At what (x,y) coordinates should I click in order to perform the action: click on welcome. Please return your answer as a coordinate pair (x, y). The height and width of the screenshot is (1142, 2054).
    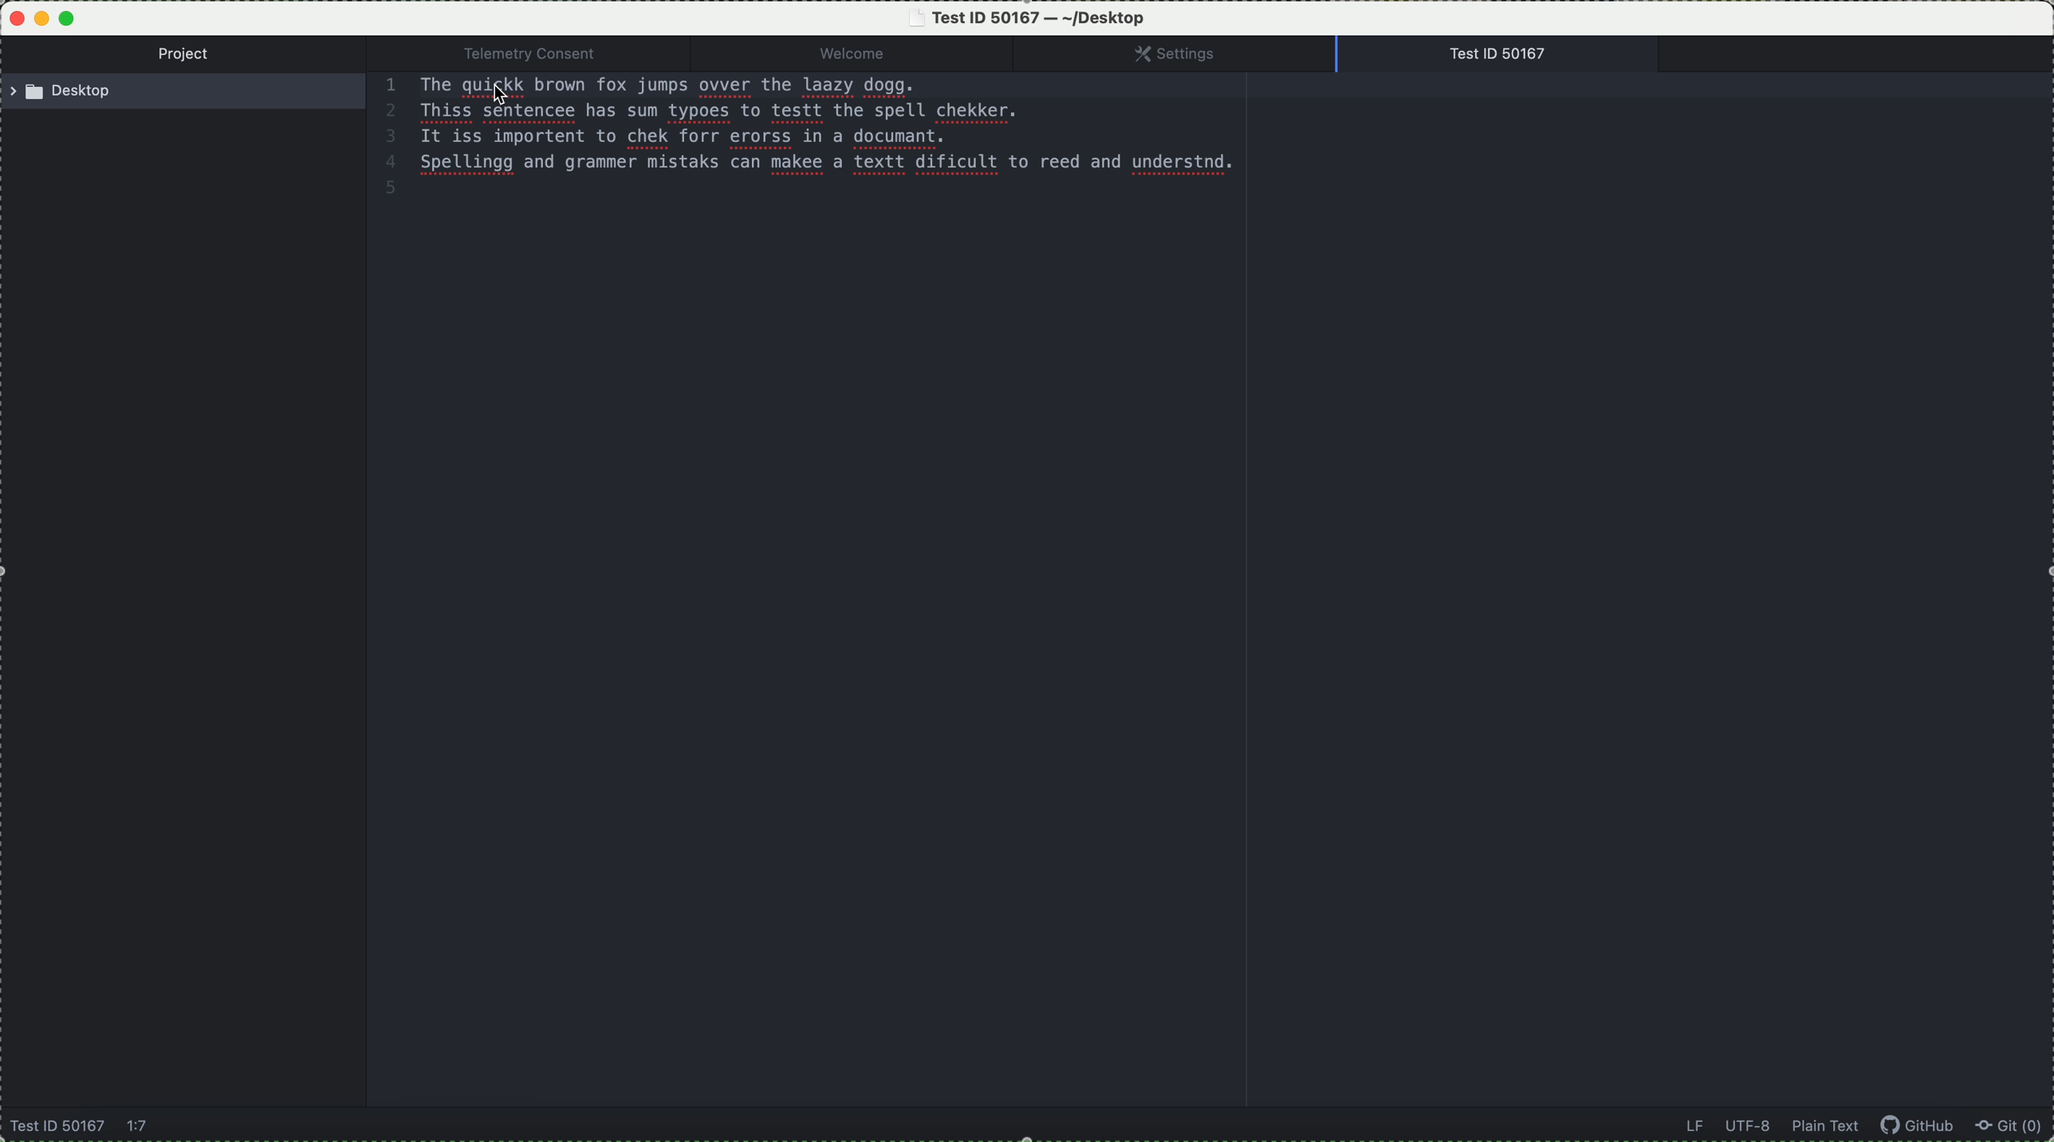
    Looking at the image, I should click on (878, 54).